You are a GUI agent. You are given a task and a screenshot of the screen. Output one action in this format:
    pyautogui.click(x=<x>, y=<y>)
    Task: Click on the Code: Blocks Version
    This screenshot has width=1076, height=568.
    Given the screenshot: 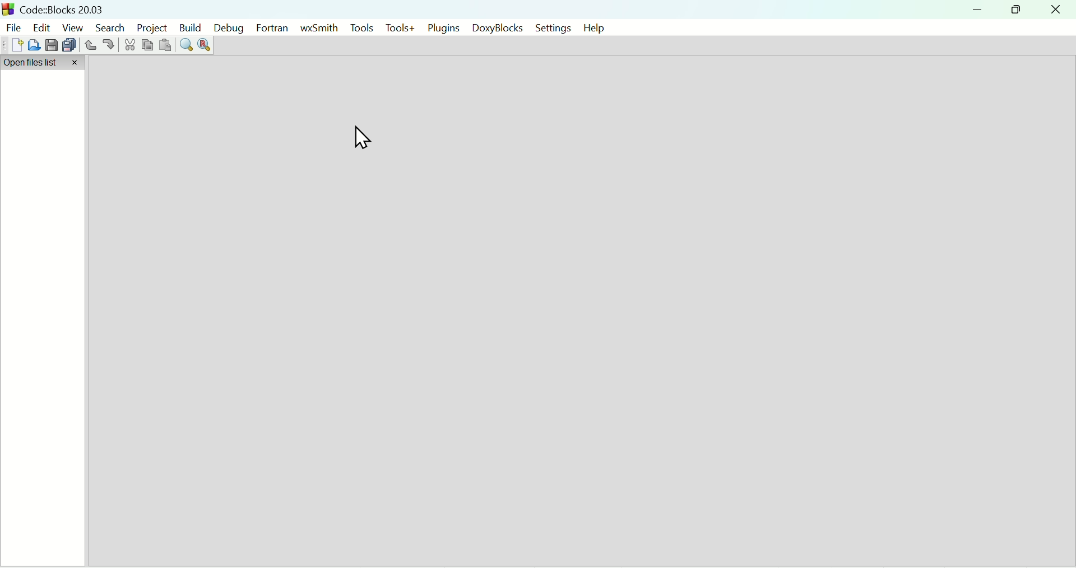 What is the action you would take?
    pyautogui.click(x=64, y=8)
    